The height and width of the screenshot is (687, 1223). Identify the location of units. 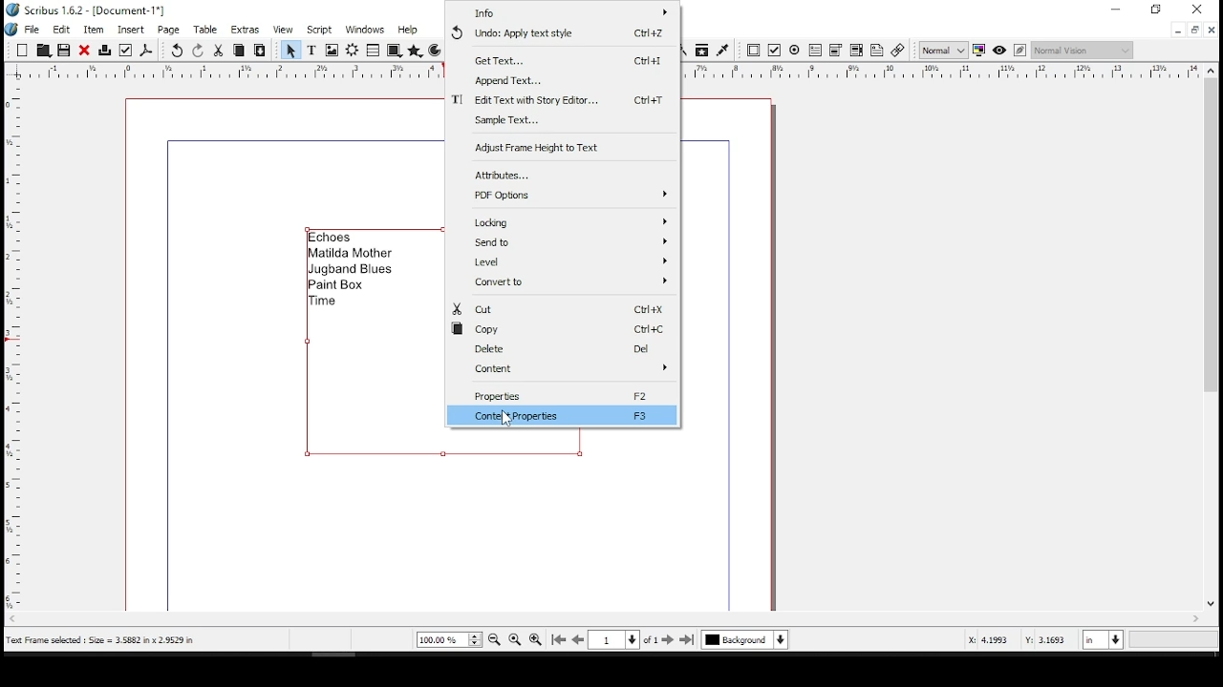
(1101, 641).